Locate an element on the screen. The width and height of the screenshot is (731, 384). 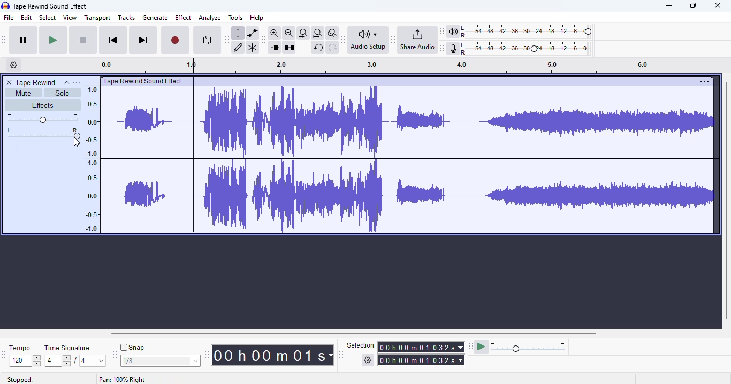
1/8 is located at coordinates (159, 361).